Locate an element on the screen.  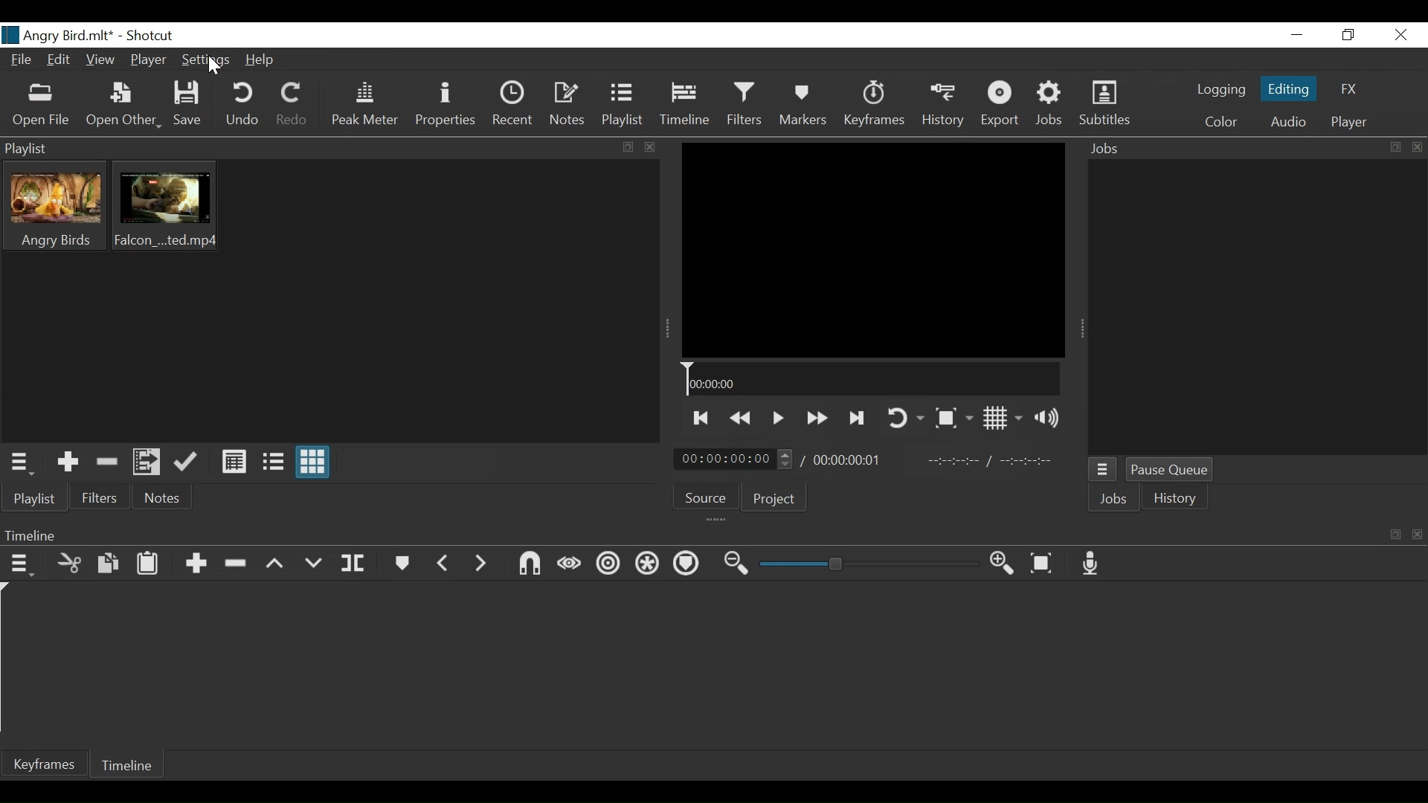
Help is located at coordinates (263, 61).